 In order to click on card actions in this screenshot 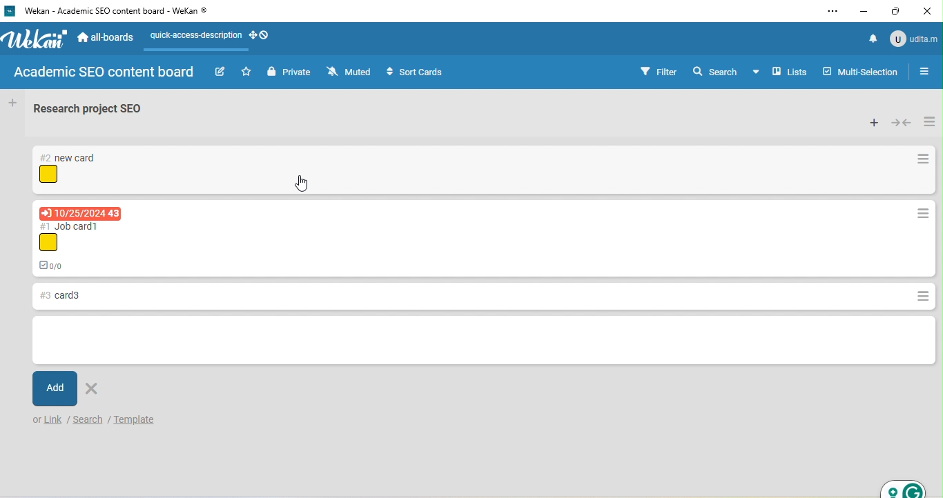, I will do `click(924, 160)`.